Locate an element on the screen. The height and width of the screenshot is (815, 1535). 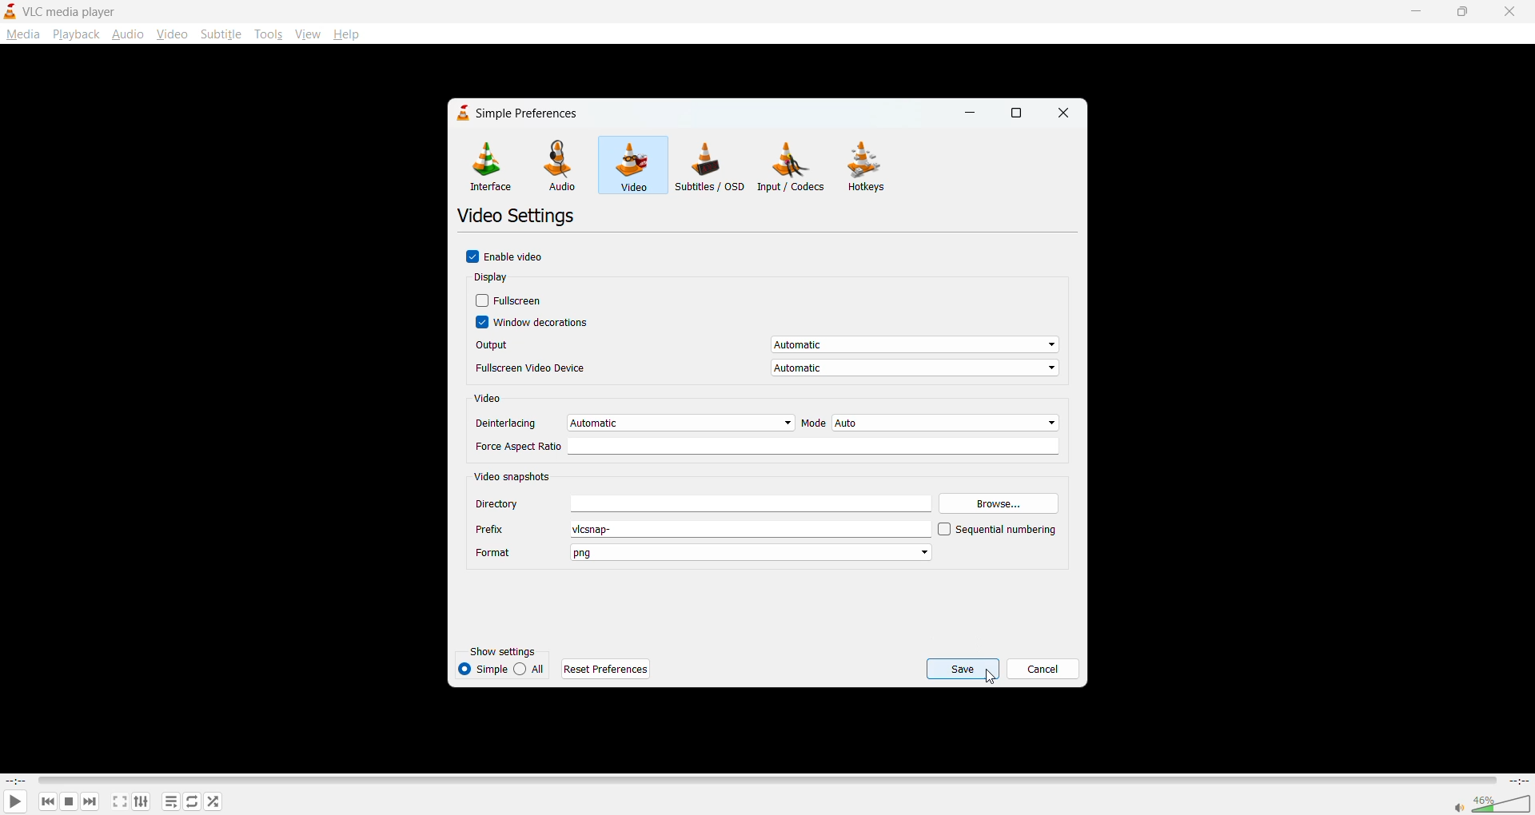
hotkeys is located at coordinates (871, 169).